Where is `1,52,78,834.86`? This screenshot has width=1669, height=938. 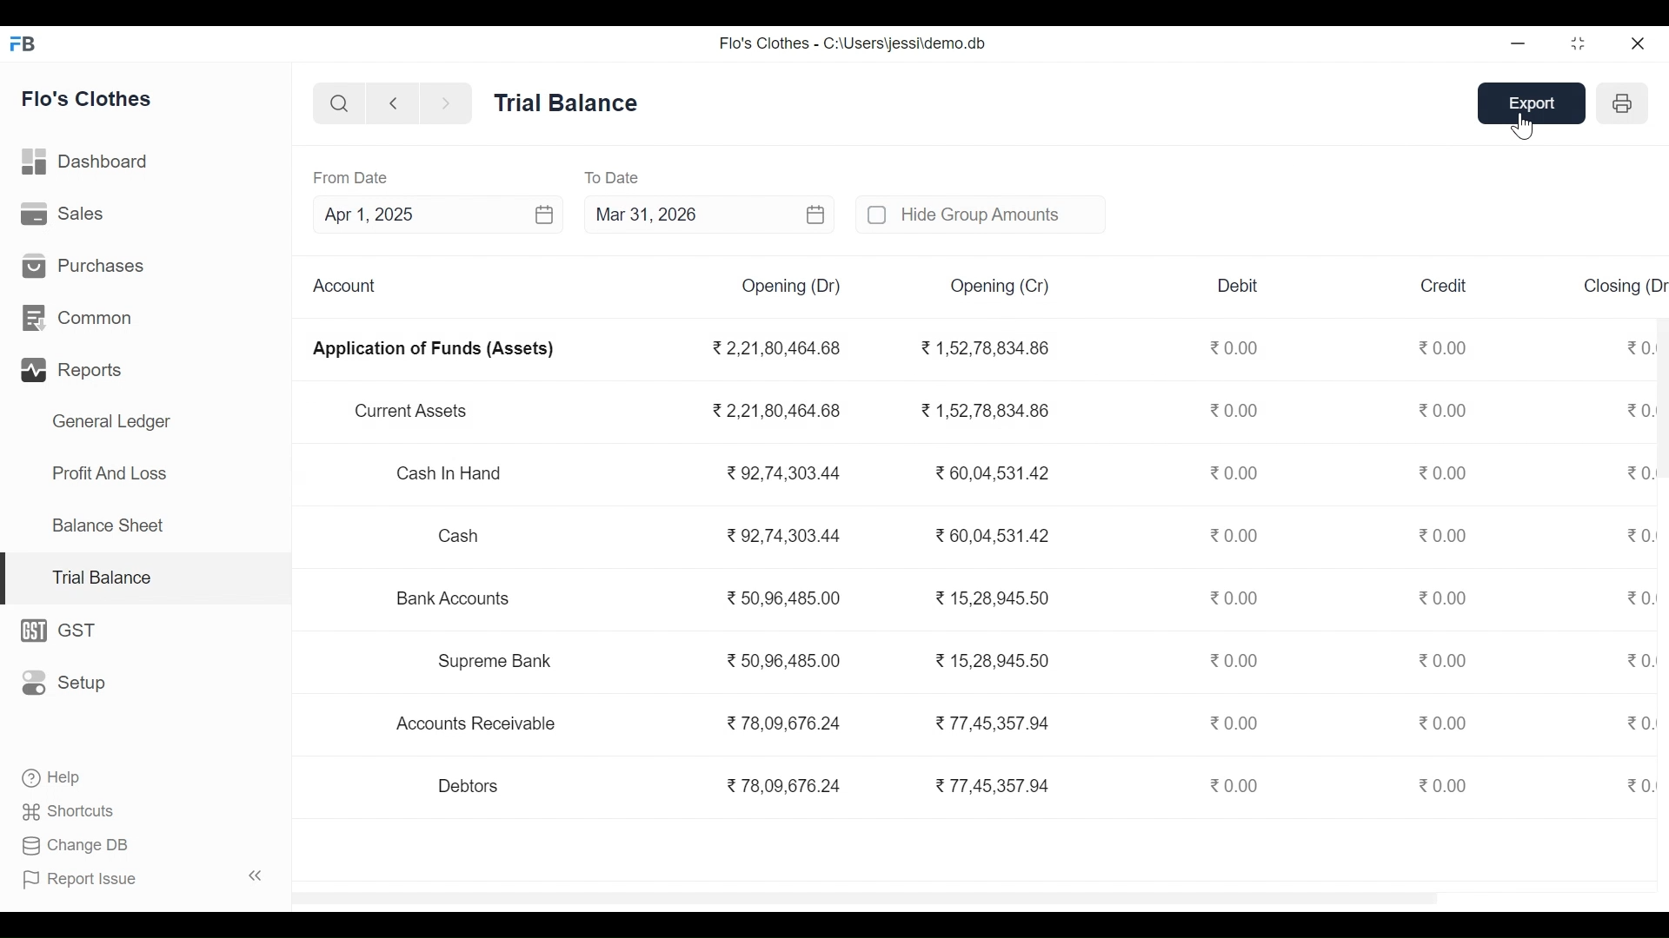
1,52,78,834.86 is located at coordinates (982, 348).